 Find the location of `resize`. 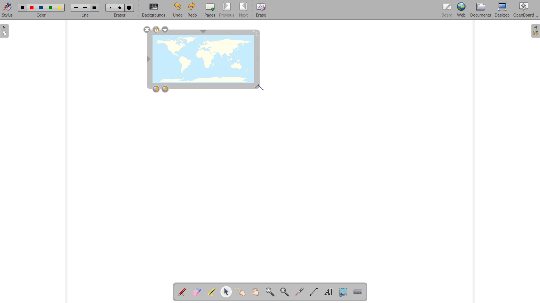

resize is located at coordinates (203, 87).